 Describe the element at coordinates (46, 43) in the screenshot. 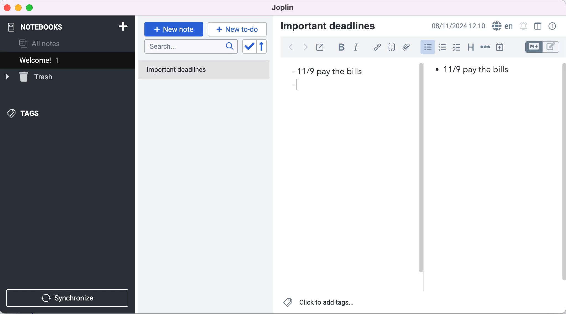

I see `all notes` at that location.